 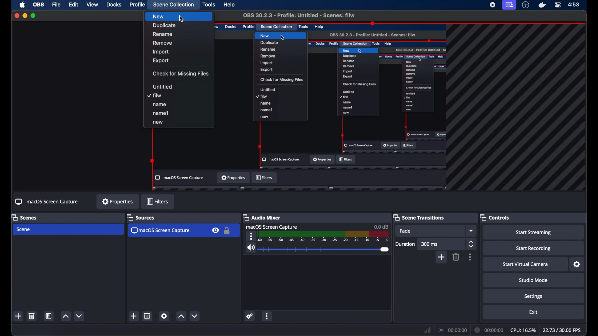 I want to click on slider, so click(x=323, y=250).